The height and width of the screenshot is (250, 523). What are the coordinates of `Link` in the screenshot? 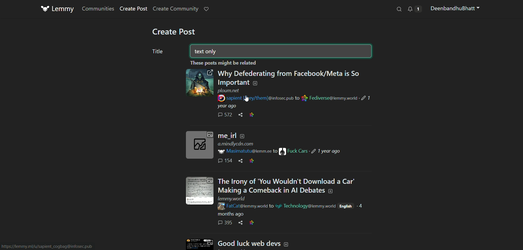 It's located at (252, 161).